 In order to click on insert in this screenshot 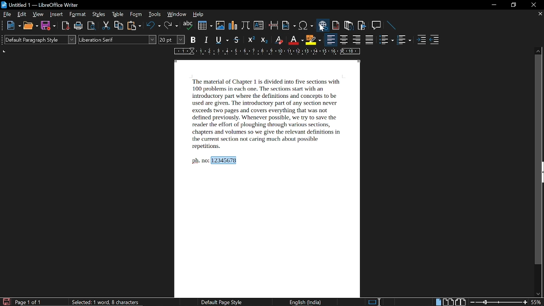, I will do `click(55, 14)`.